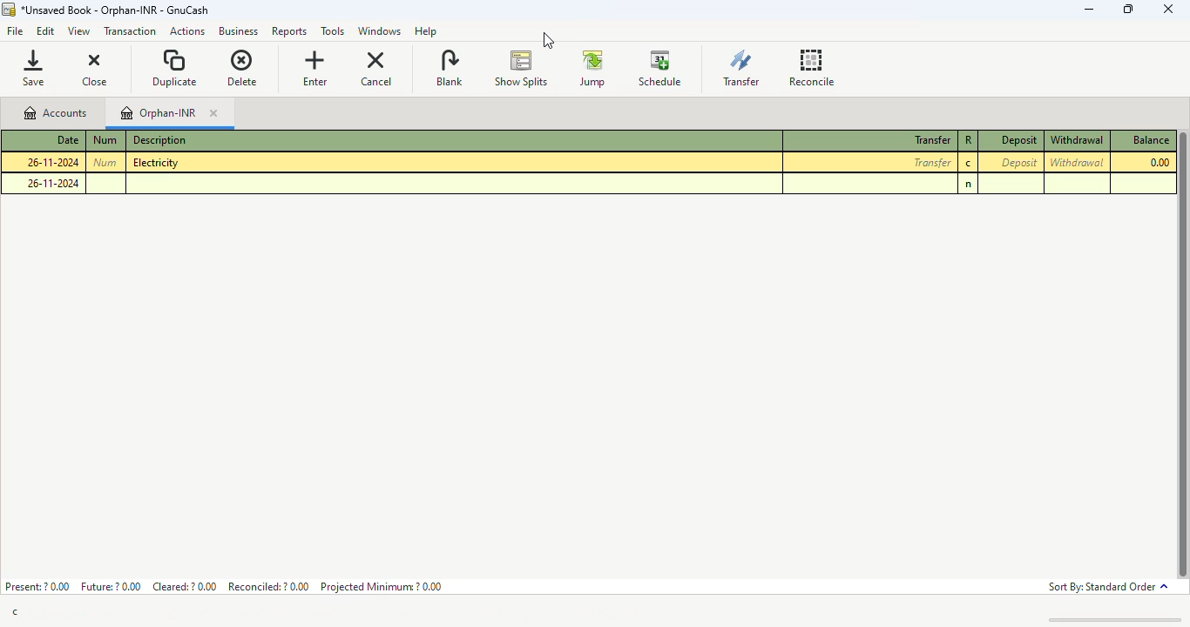  I want to click on num, so click(105, 162).